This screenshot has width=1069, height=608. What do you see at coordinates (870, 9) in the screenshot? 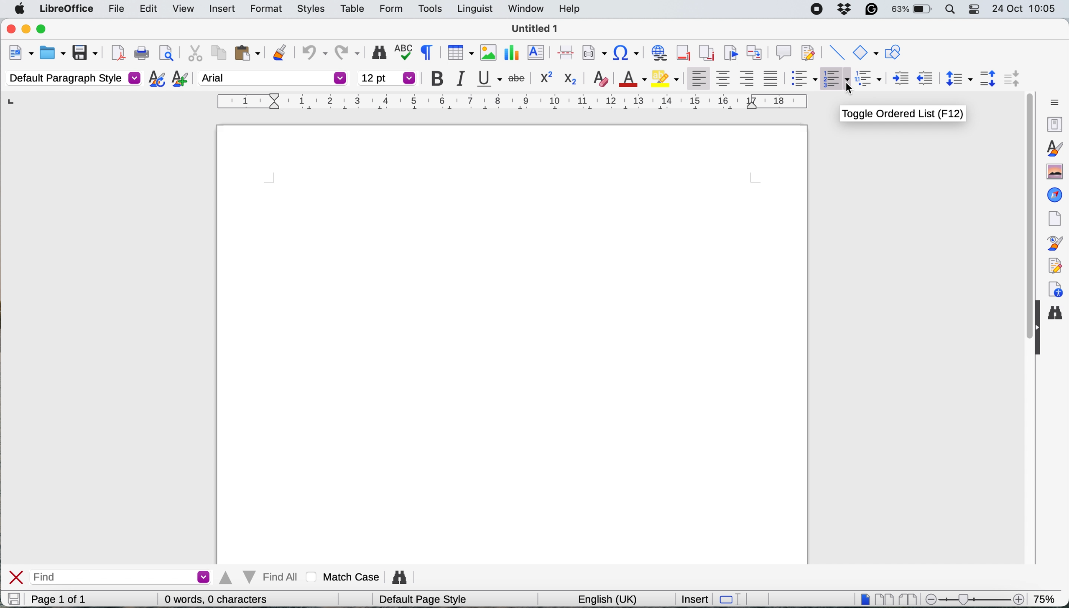
I see `grammarly` at bounding box center [870, 9].